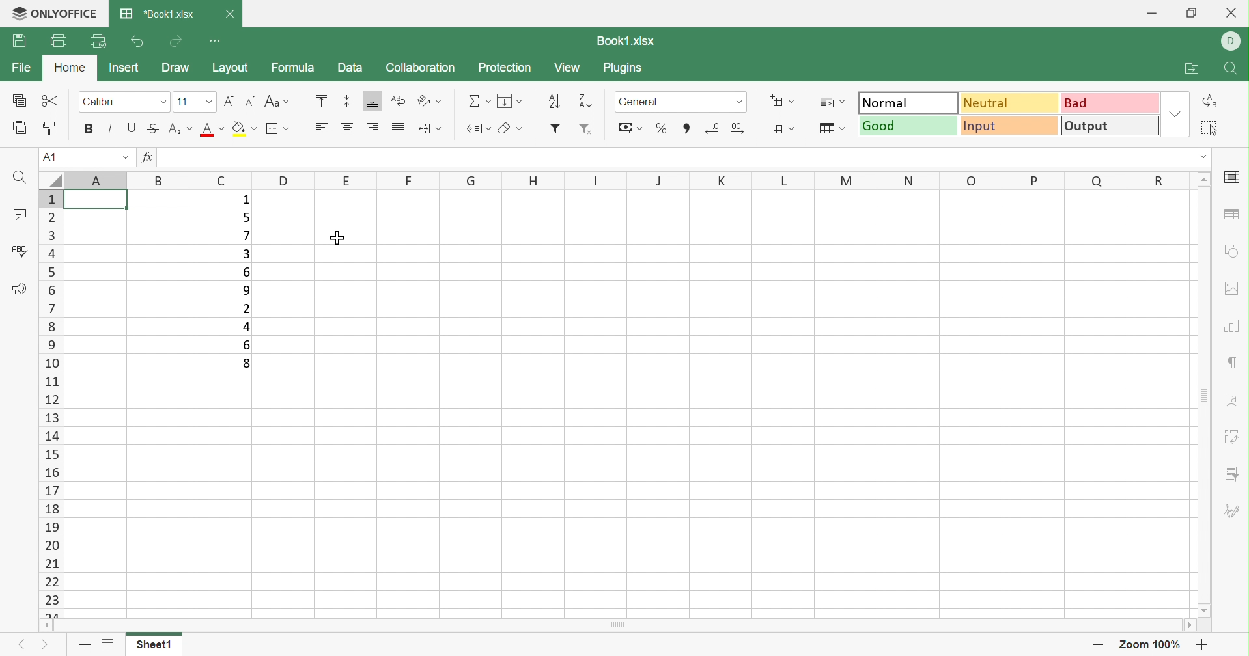 The width and height of the screenshot is (1249, 656). Describe the element at coordinates (1201, 396) in the screenshot. I see `Scroll Bar` at that location.